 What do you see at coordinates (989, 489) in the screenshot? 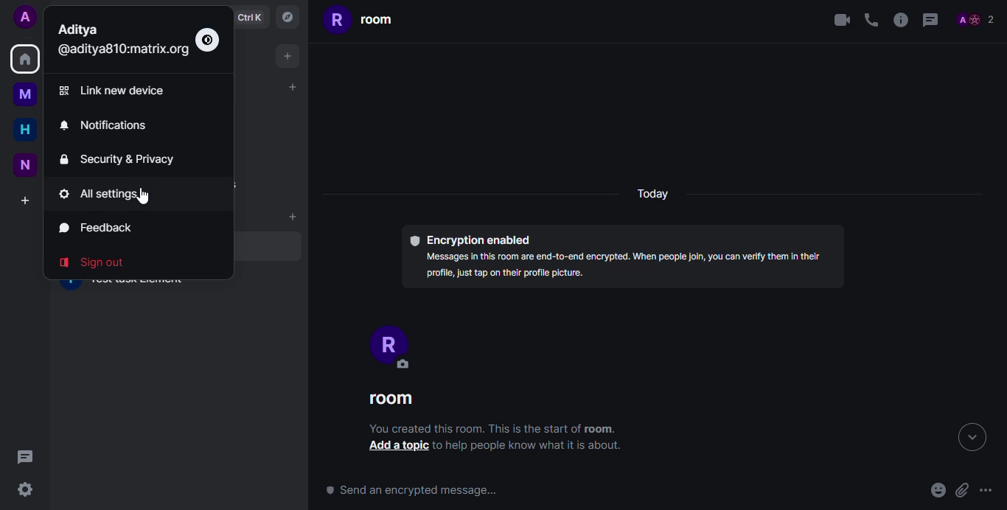
I see `Ellipsis` at bounding box center [989, 489].